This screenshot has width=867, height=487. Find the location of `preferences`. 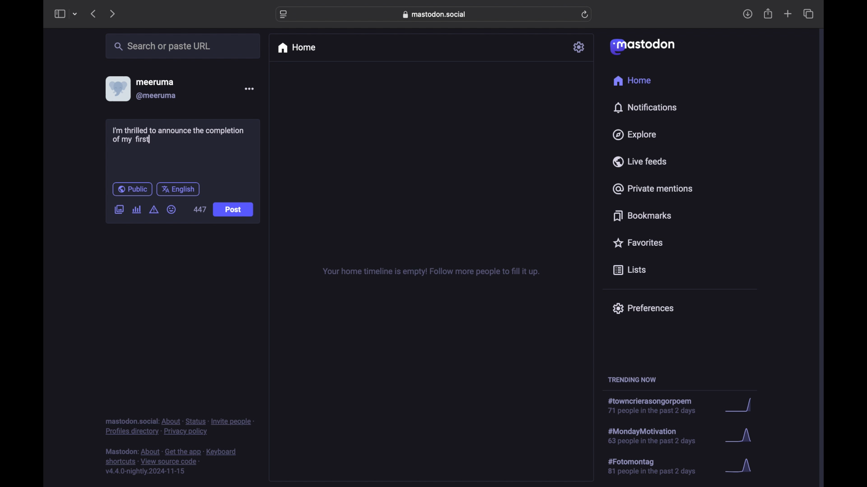

preferences is located at coordinates (643, 308).